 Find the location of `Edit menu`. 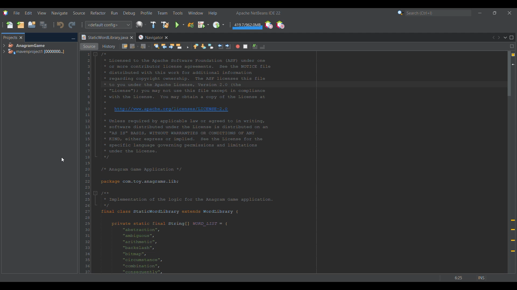

Edit menu is located at coordinates (28, 13).